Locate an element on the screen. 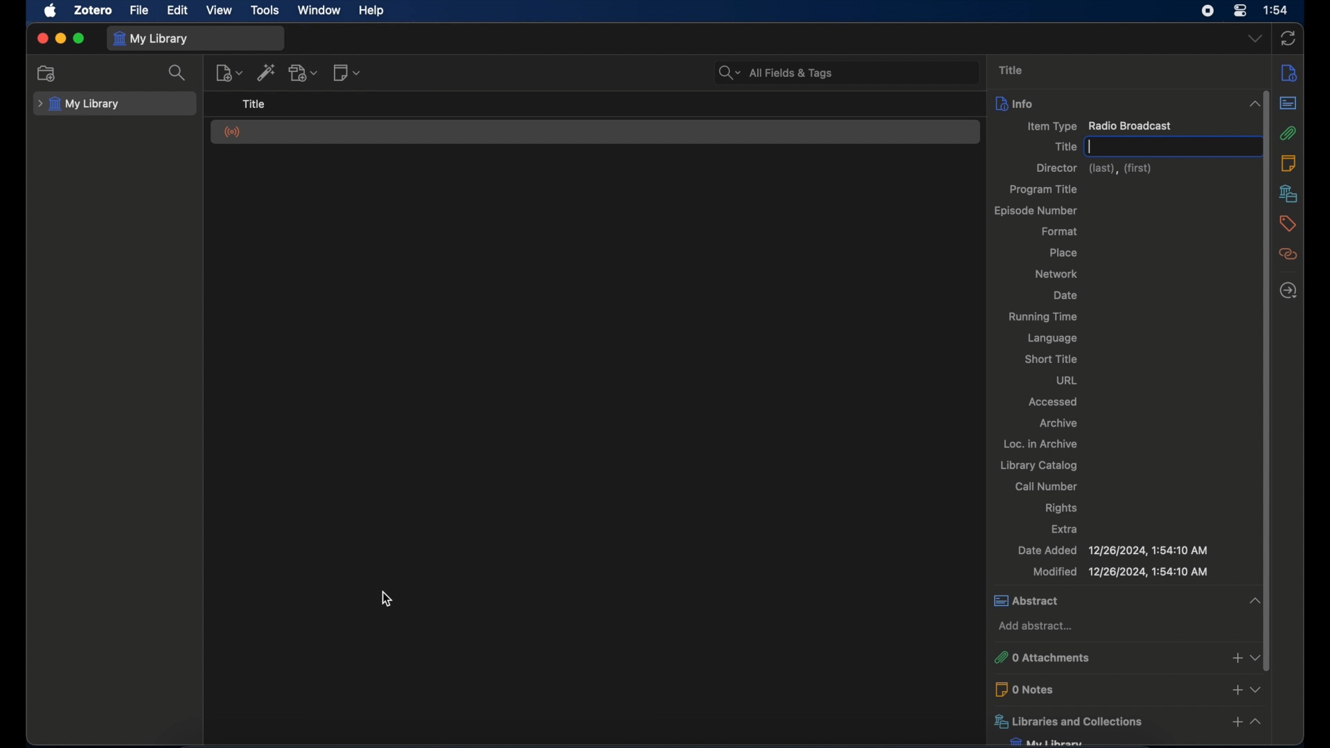 This screenshot has height=748, width=1330. radio broadcast is located at coordinates (233, 133).